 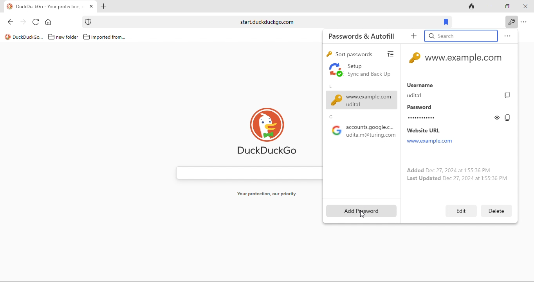 I want to click on password, so click(x=420, y=107).